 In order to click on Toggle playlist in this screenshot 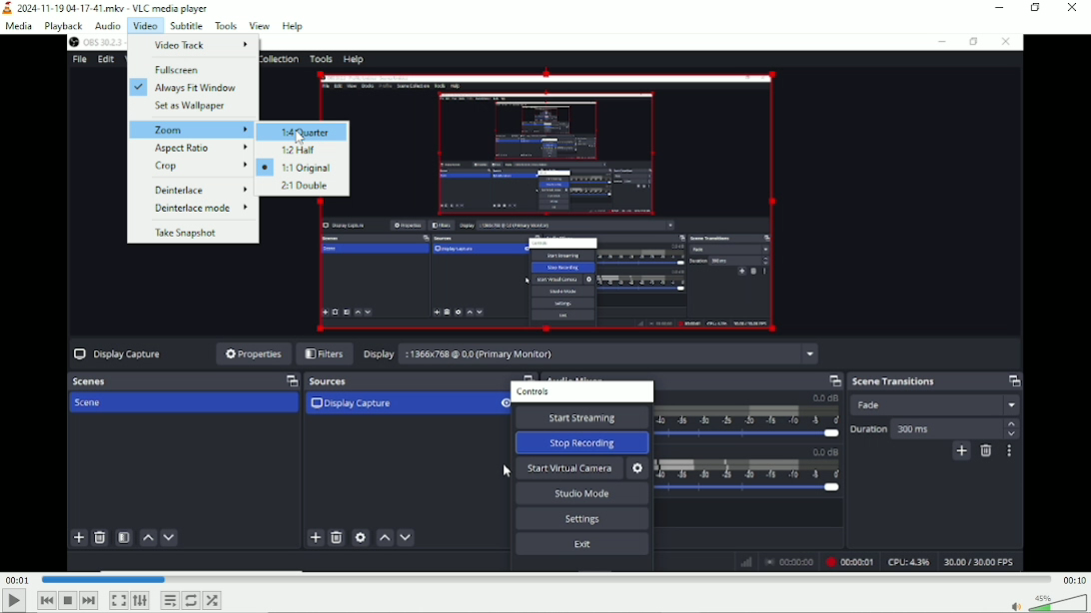, I will do `click(170, 600)`.